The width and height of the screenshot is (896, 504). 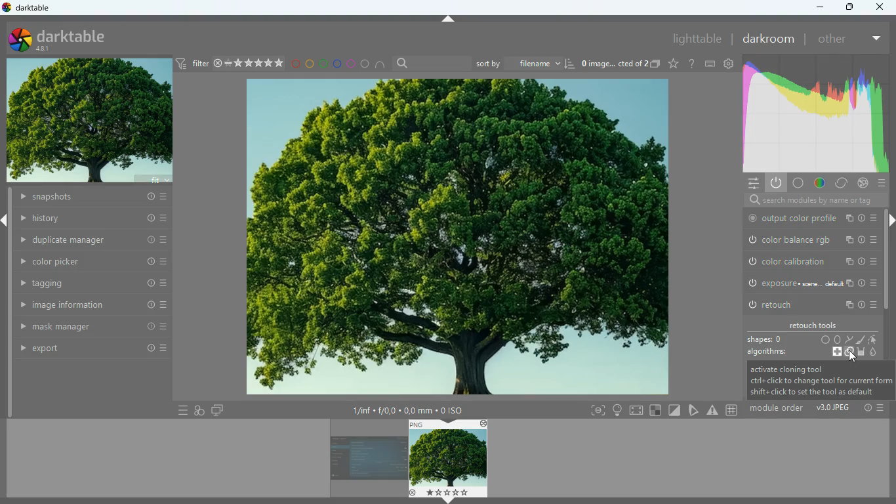 What do you see at coordinates (819, 184) in the screenshot?
I see `color` at bounding box center [819, 184].